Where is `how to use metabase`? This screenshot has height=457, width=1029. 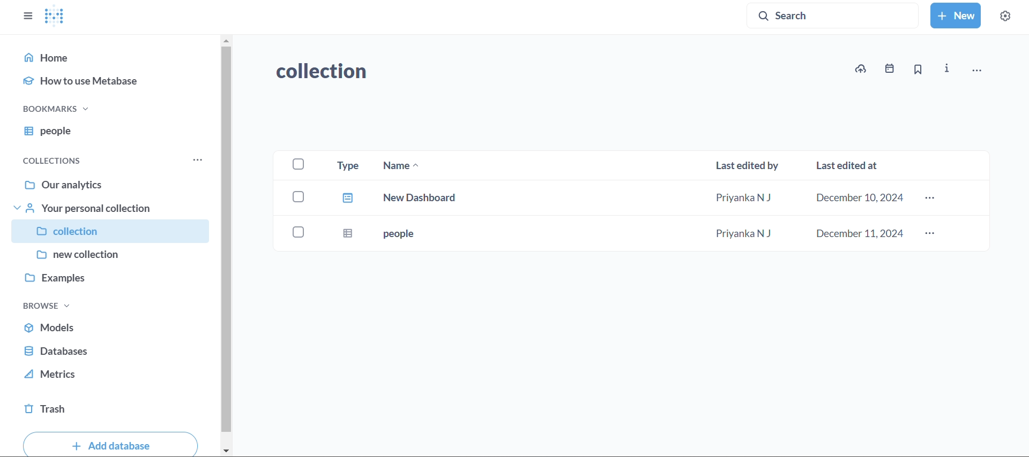 how to use metabase is located at coordinates (110, 80).